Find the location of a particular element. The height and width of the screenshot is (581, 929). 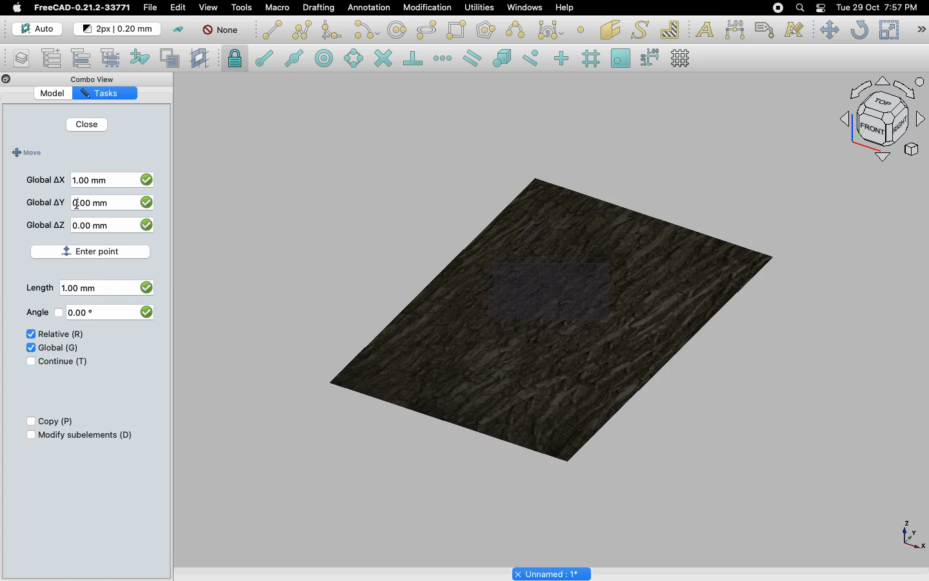

Rectangle is located at coordinates (459, 30).